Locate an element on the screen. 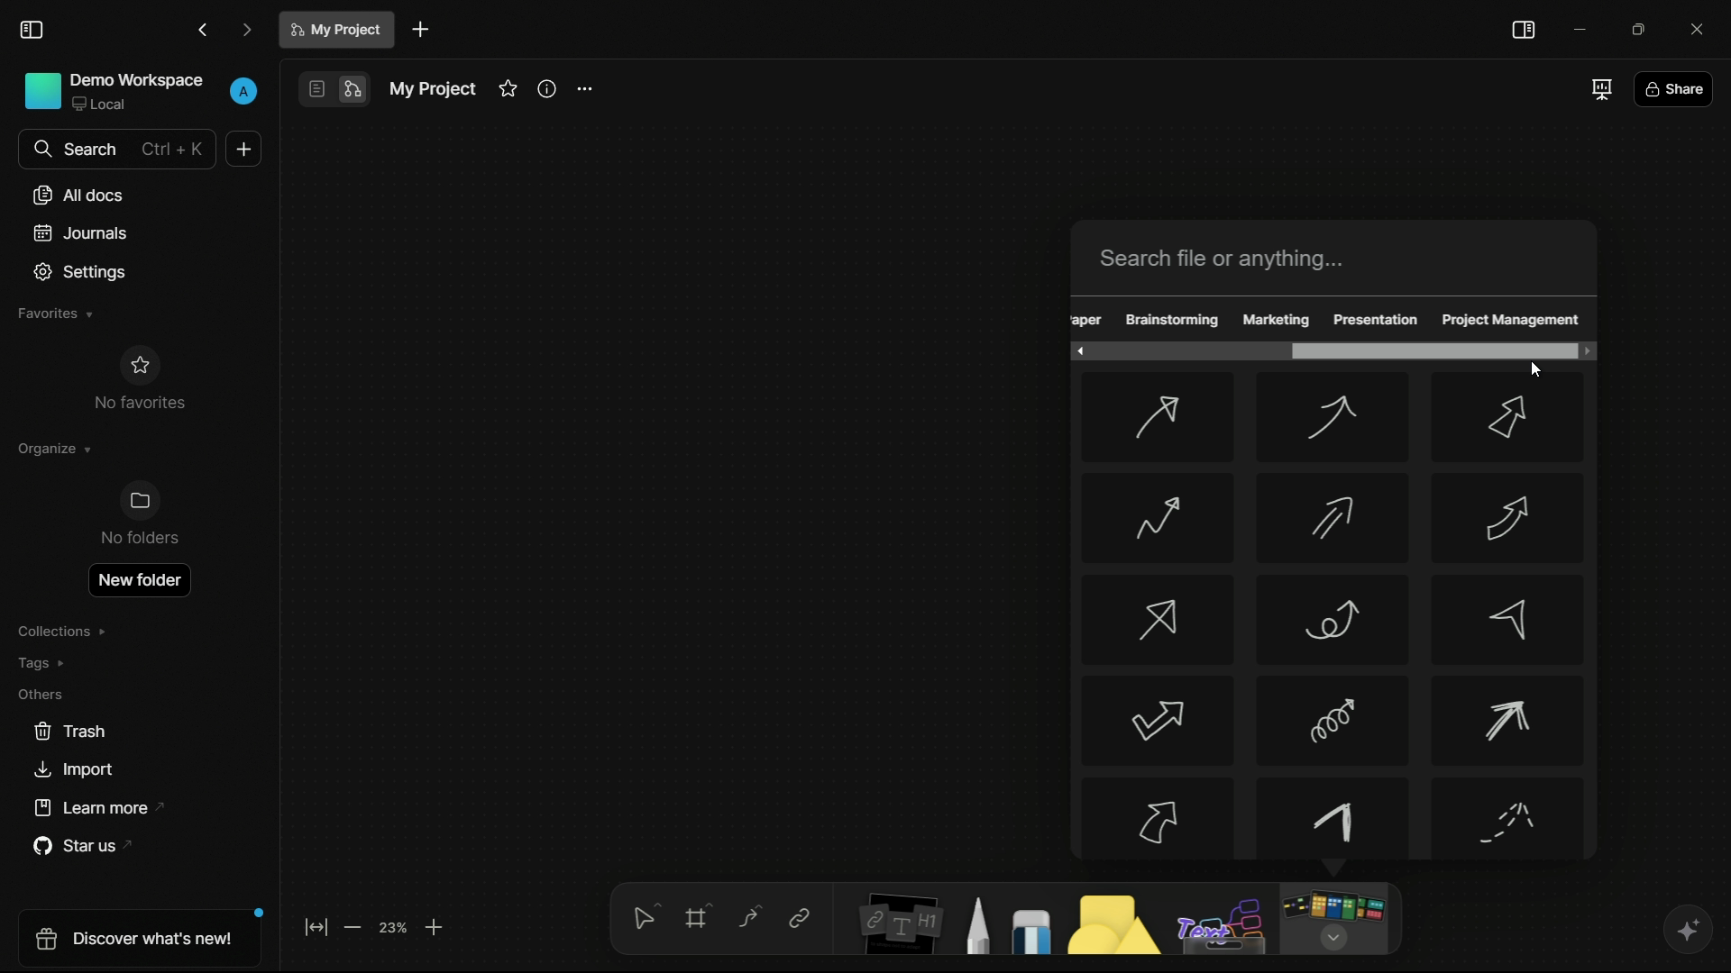 The height and width of the screenshot is (973, 1731). forward is located at coordinates (247, 32).